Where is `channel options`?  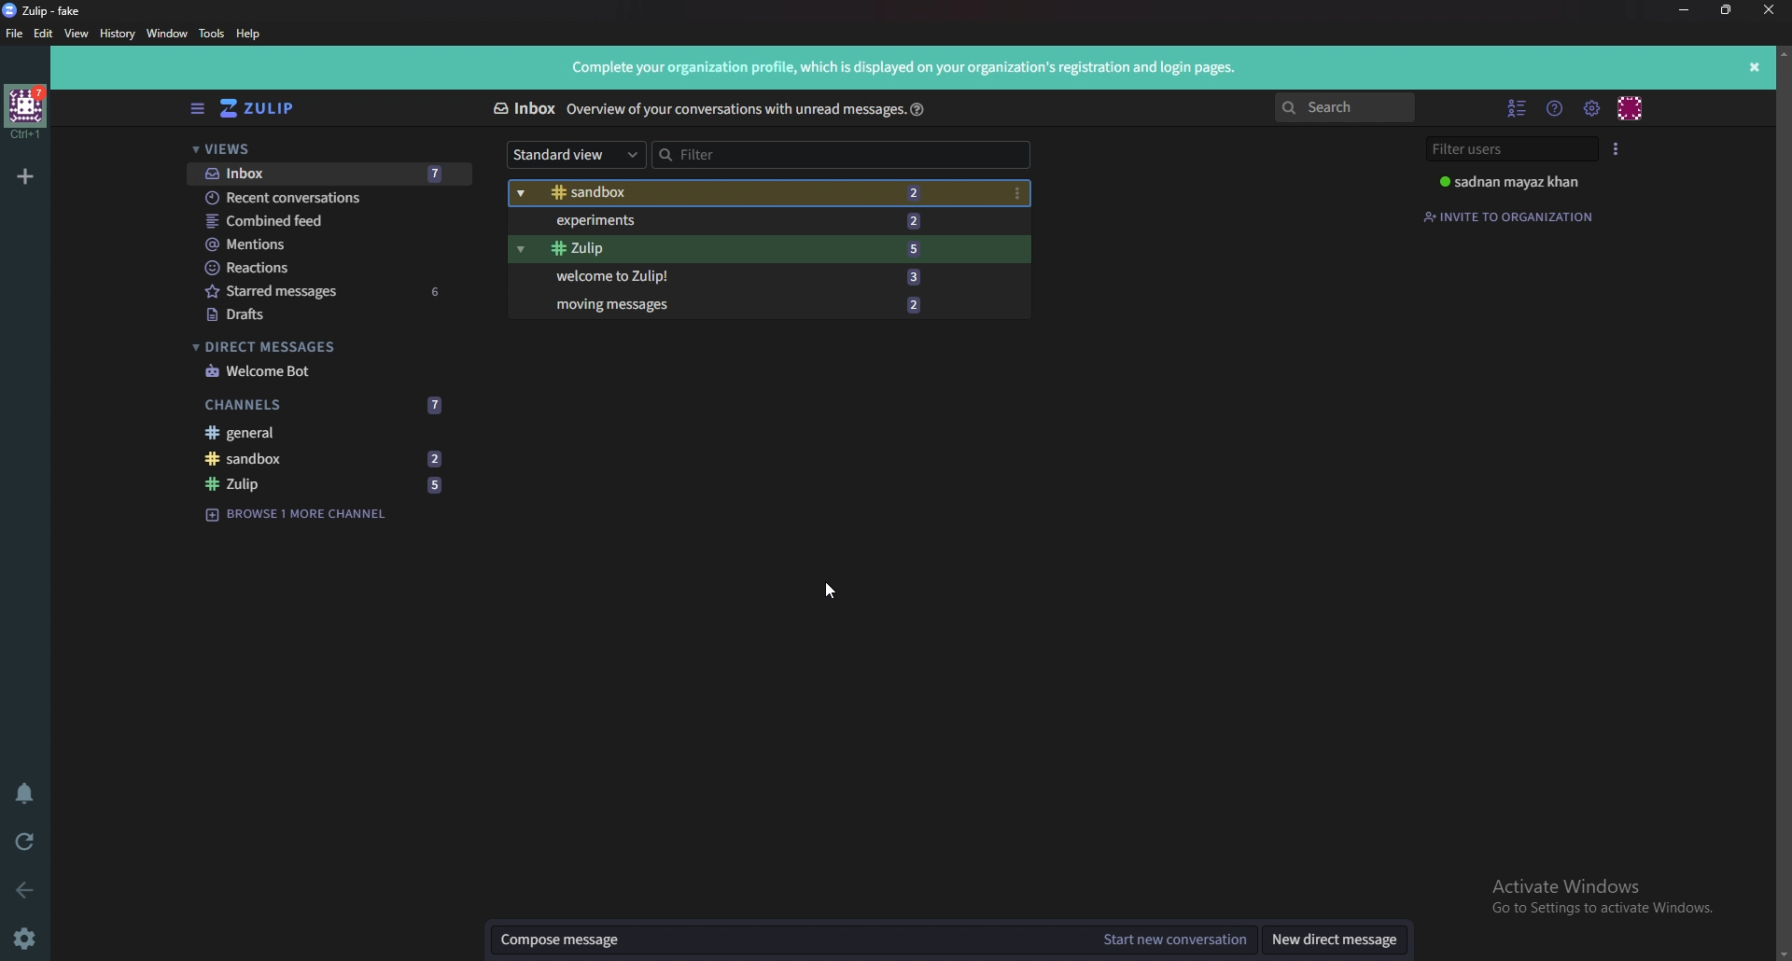
channel options is located at coordinates (1019, 192).